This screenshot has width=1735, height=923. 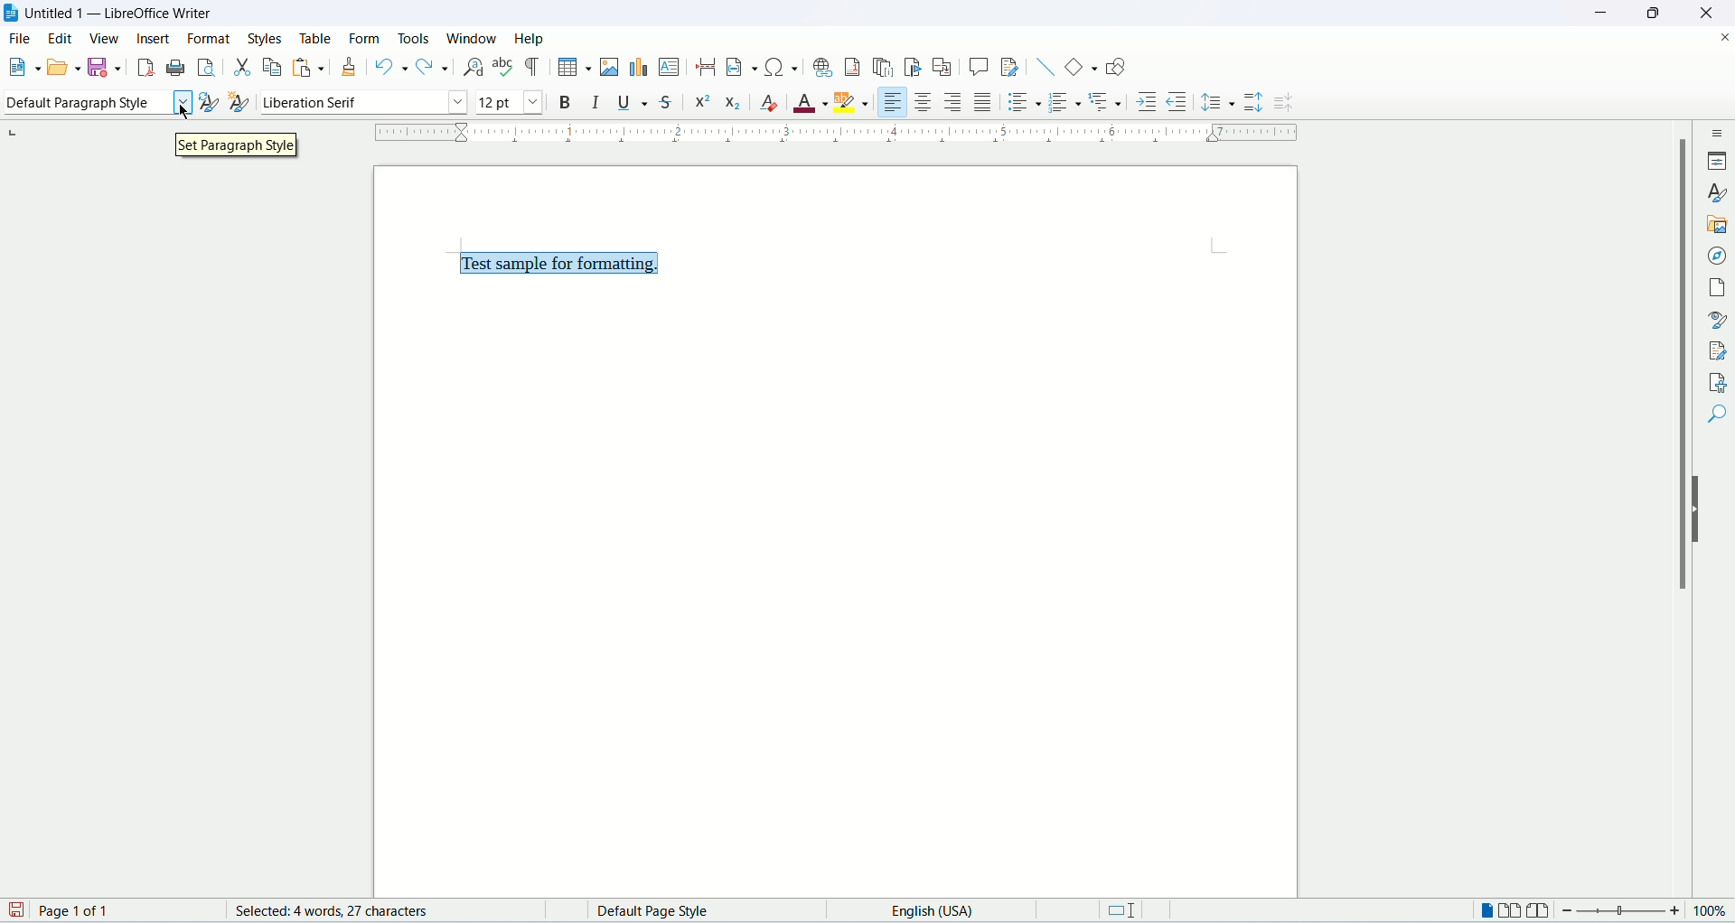 I want to click on navigator, so click(x=1715, y=257).